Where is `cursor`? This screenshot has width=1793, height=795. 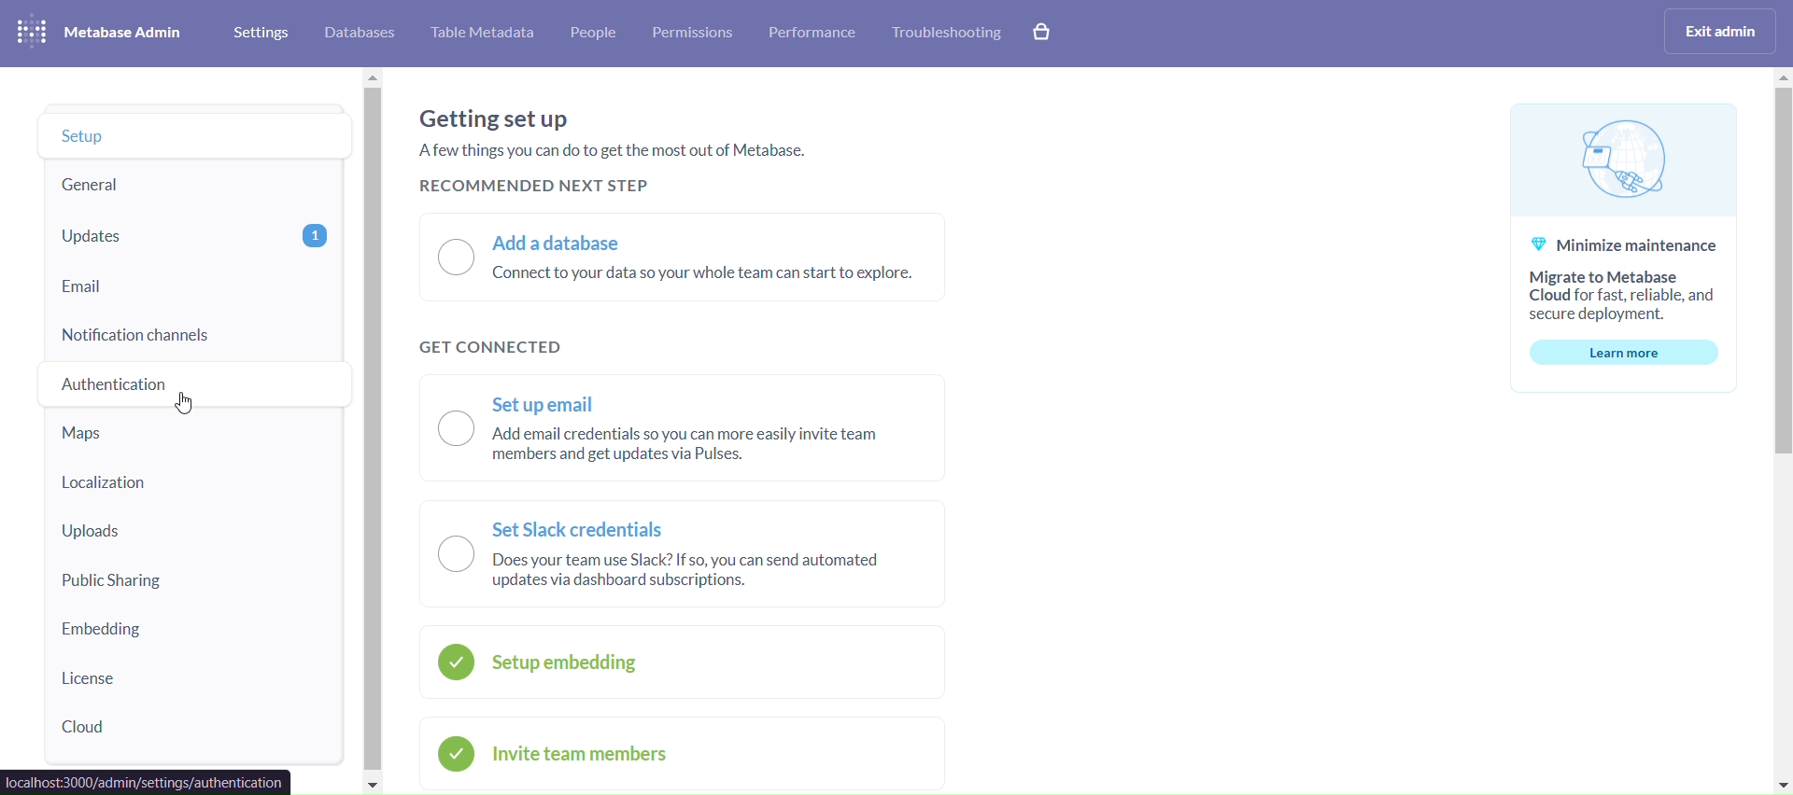 cursor is located at coordinates (183, 404).